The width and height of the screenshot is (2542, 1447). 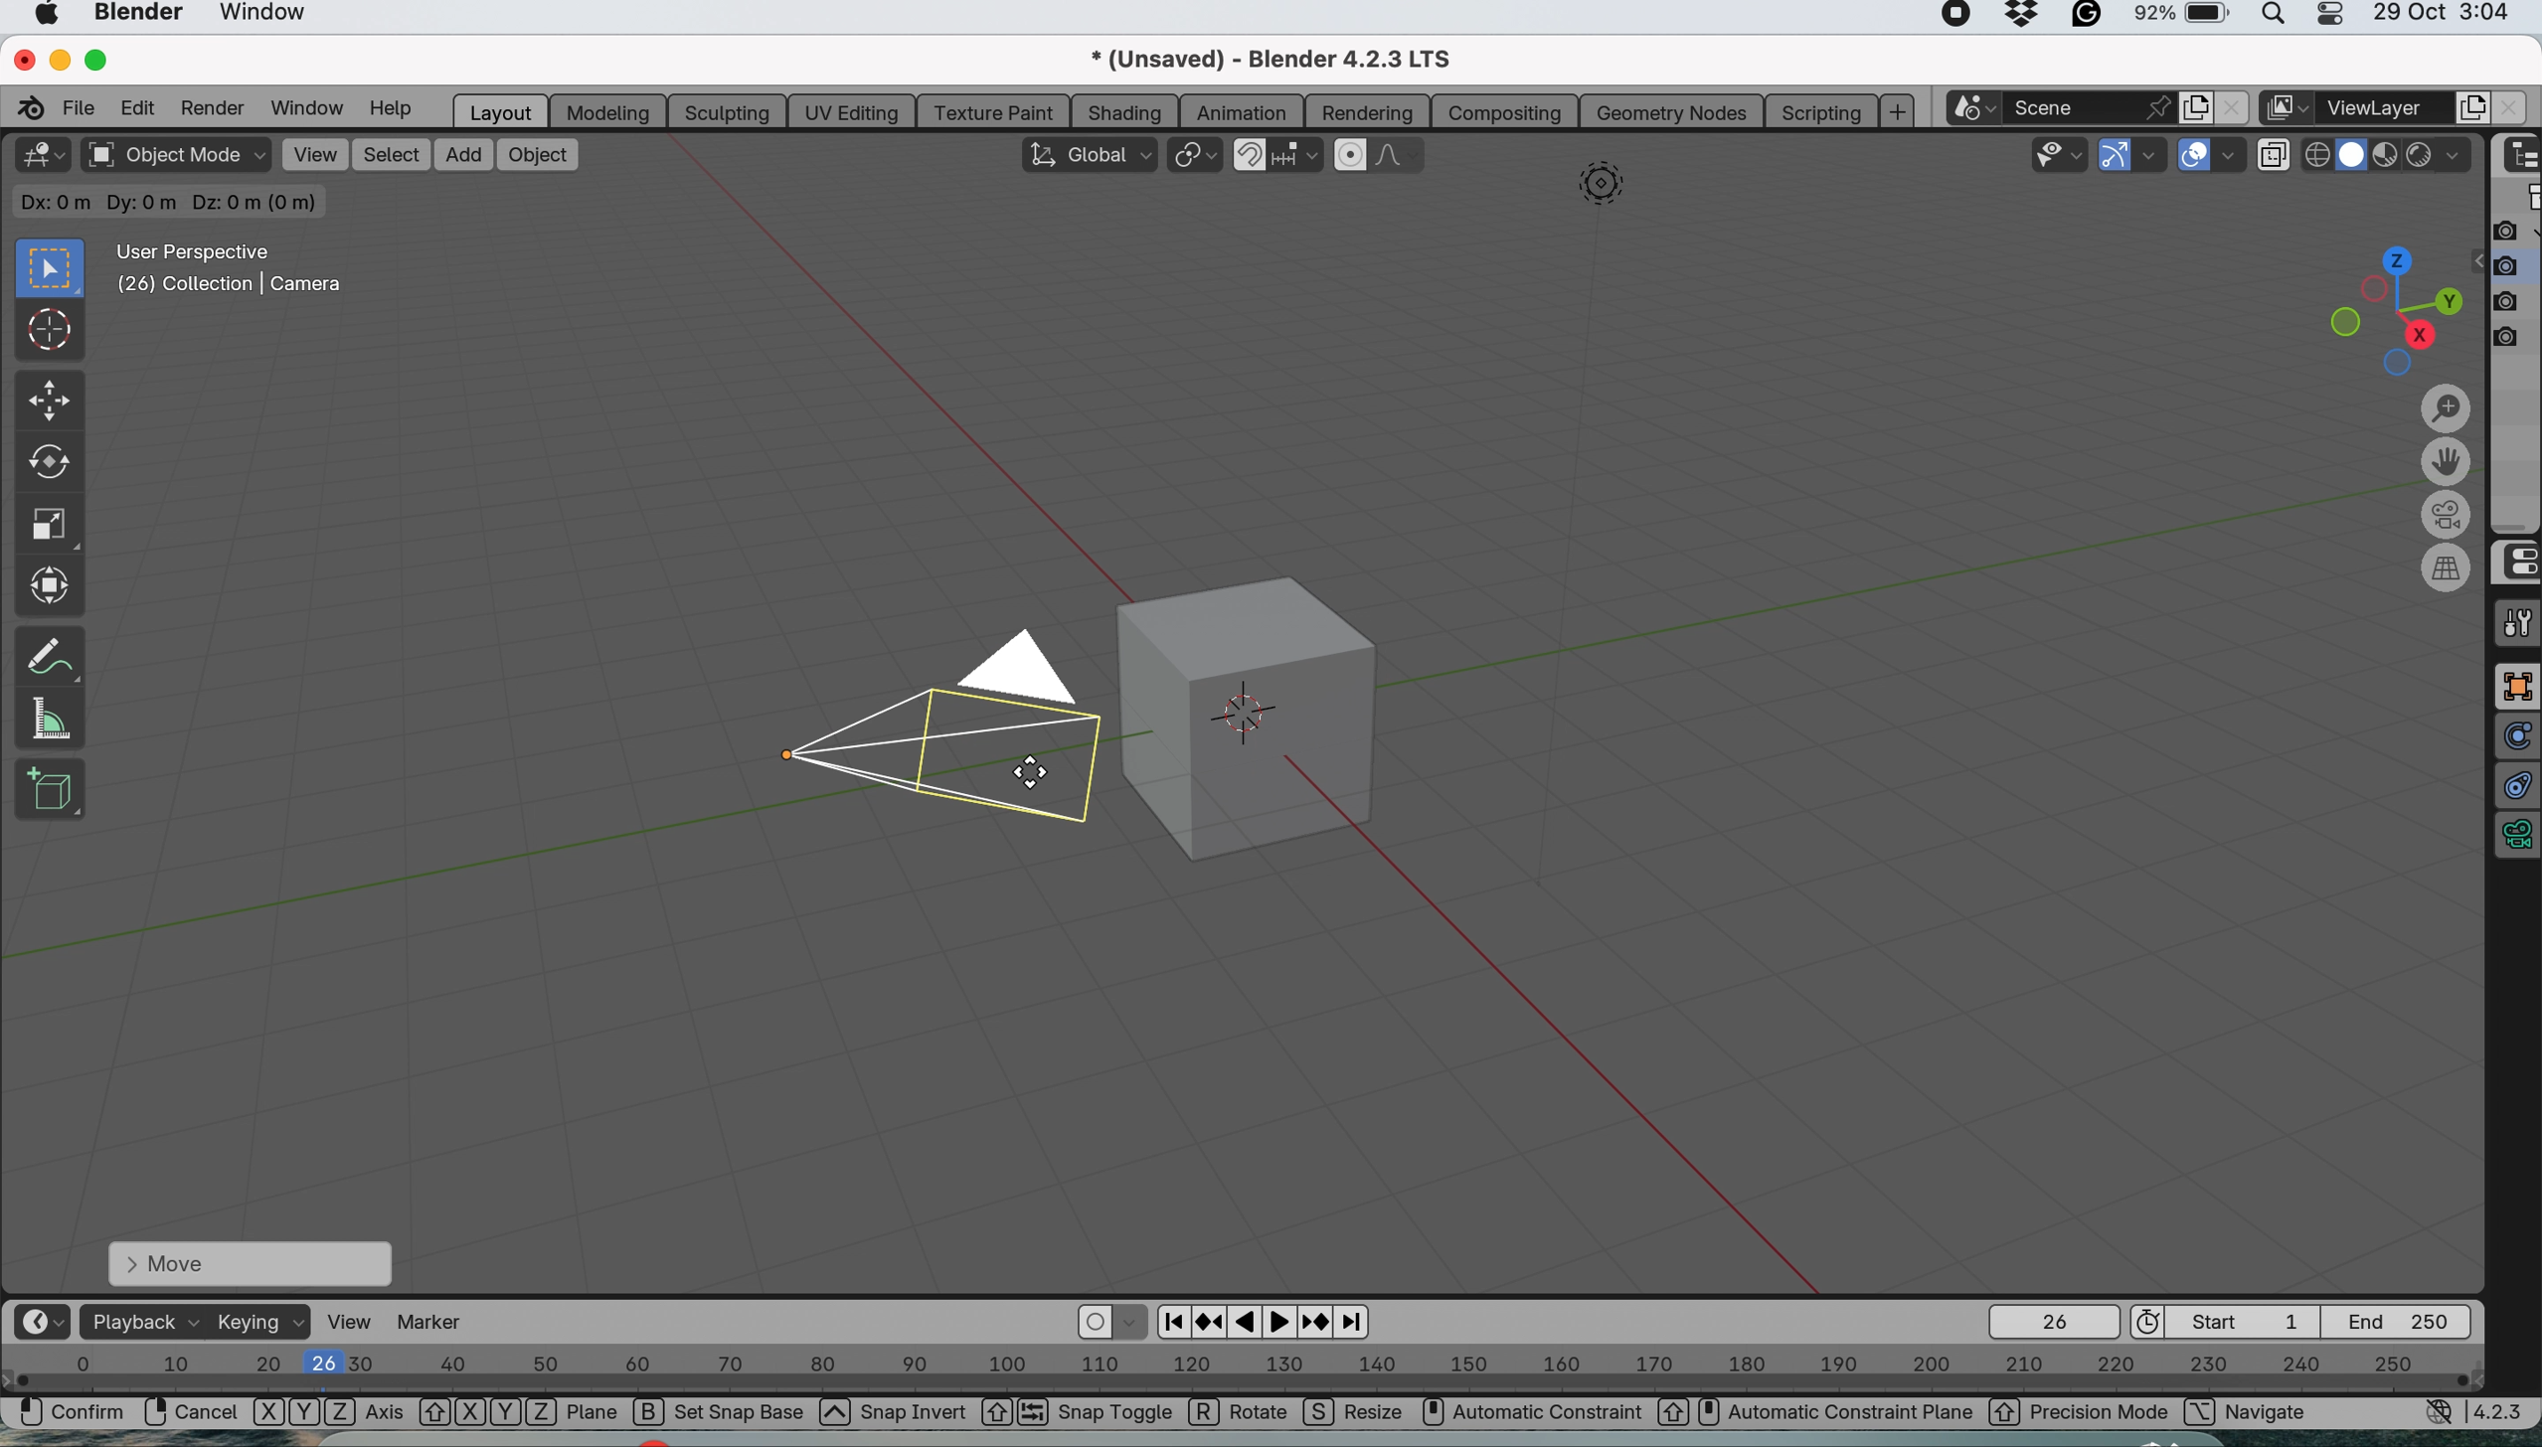 What do you see at coordinates (2450, 516) in the screenshot?
I see `toggle the camera view` at bounding box center [2450, 516].